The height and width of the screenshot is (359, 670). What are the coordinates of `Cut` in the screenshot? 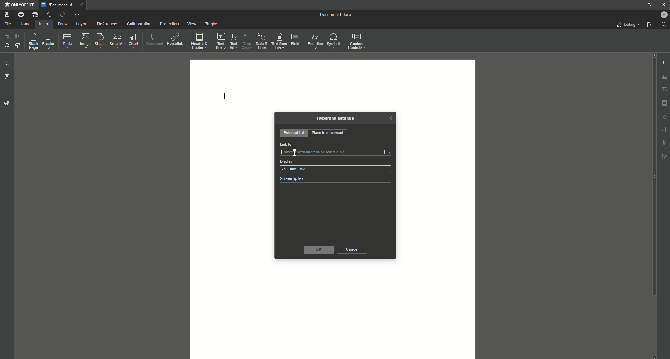 It's located at (17, 36).